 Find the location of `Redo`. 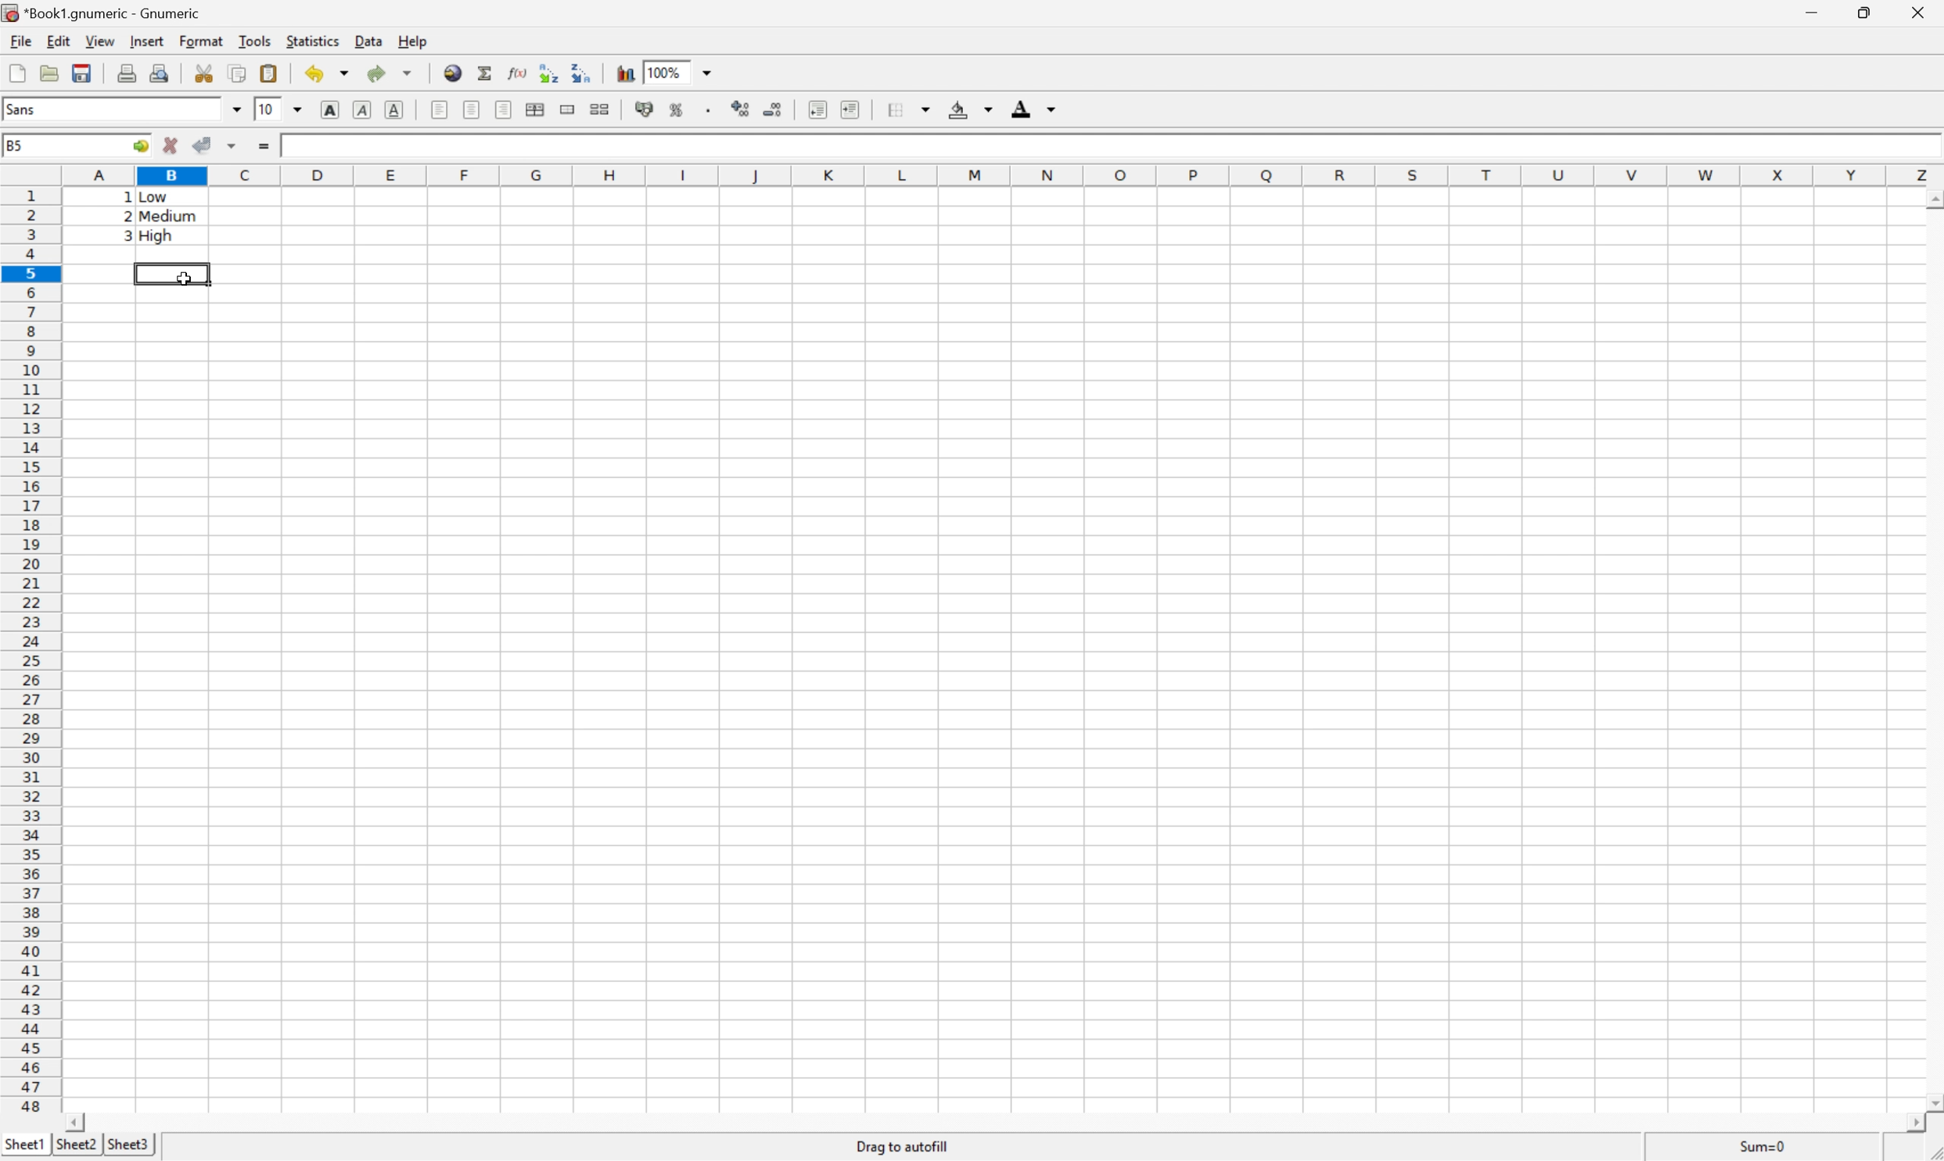

Redo is located at coordinates (389, 71).